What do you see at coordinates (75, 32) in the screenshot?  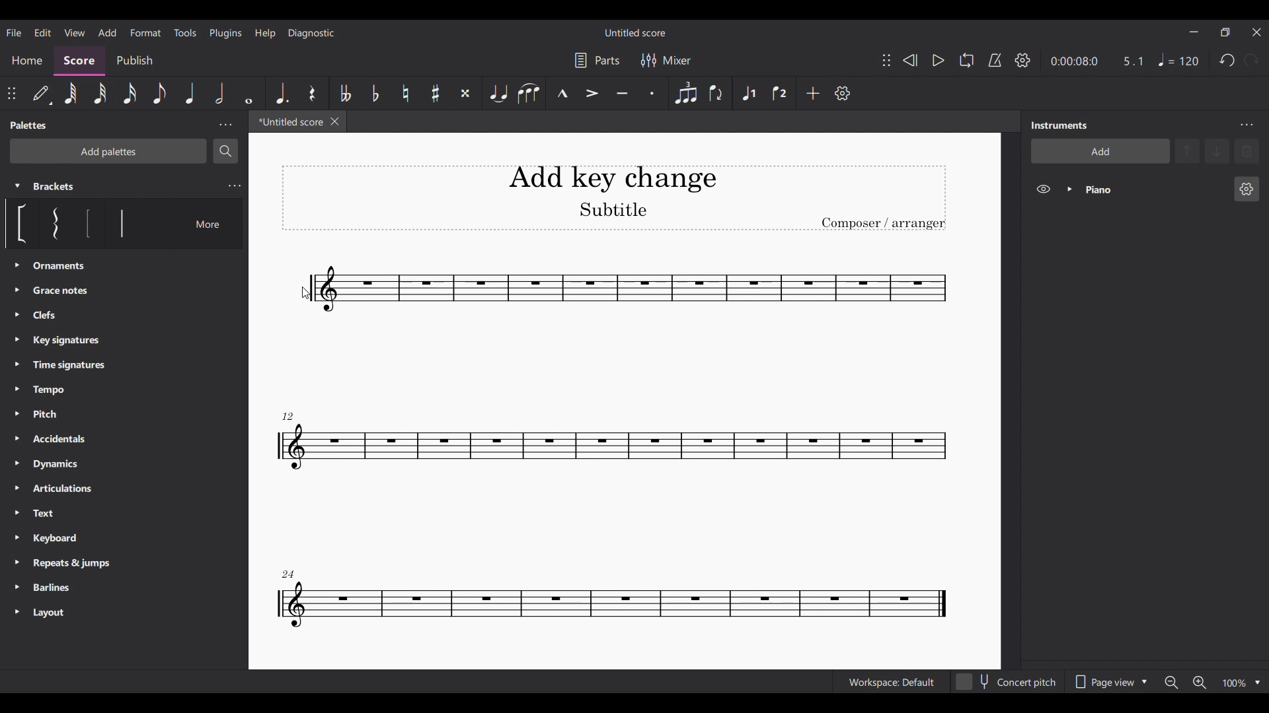 I see `View menu` at bounding box center [75, 32].